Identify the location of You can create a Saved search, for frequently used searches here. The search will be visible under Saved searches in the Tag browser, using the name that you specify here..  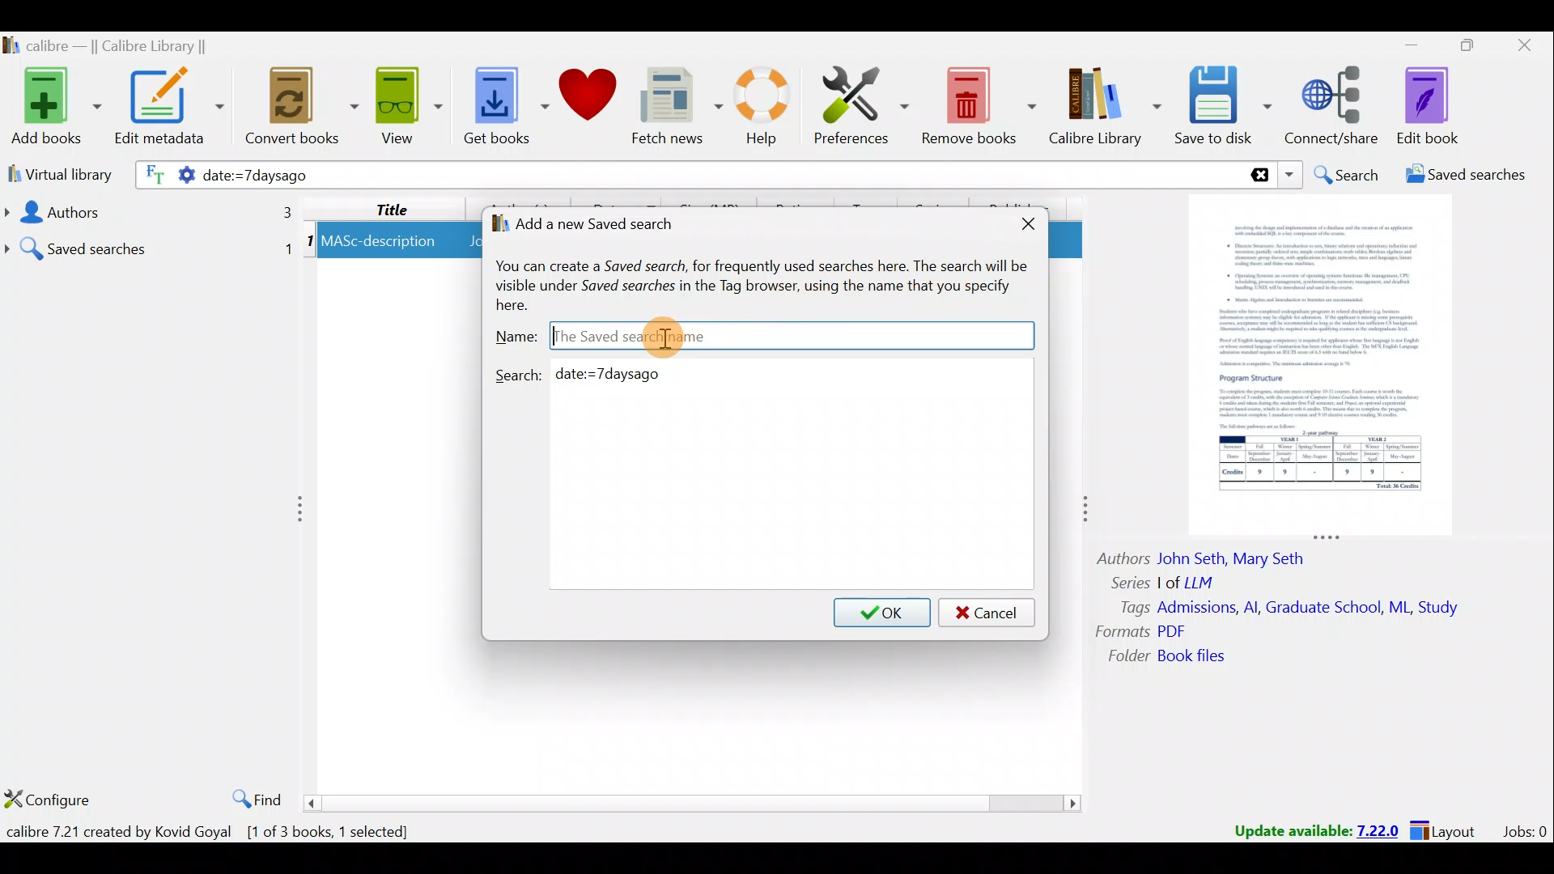
(772, 282).